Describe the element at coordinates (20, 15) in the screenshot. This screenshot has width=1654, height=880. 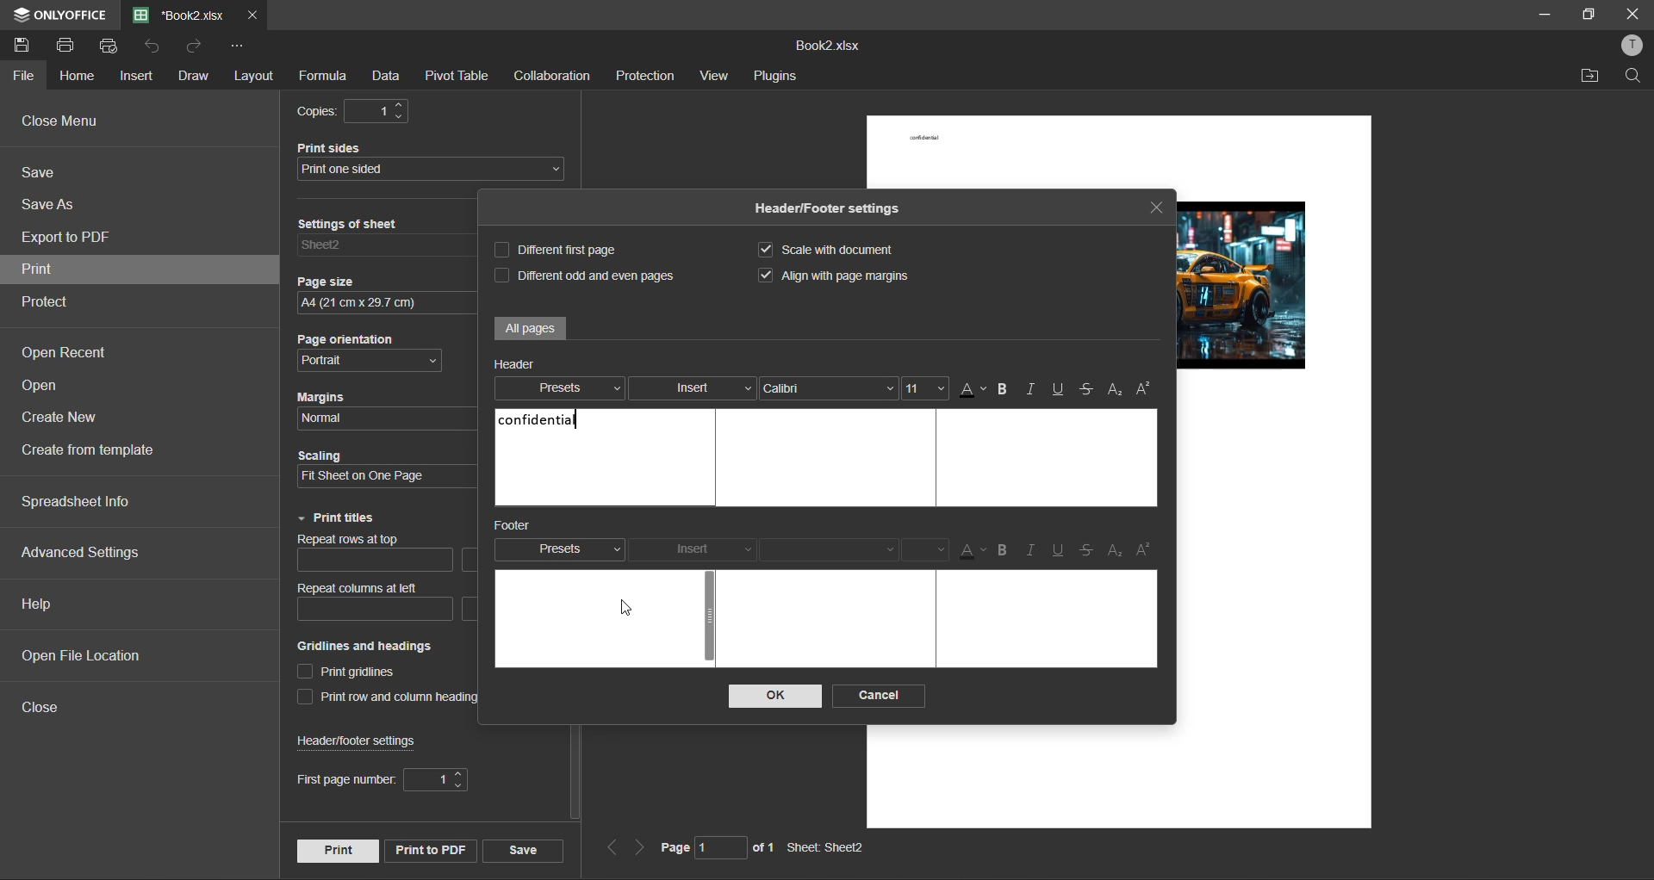
I see `icon` at that location.